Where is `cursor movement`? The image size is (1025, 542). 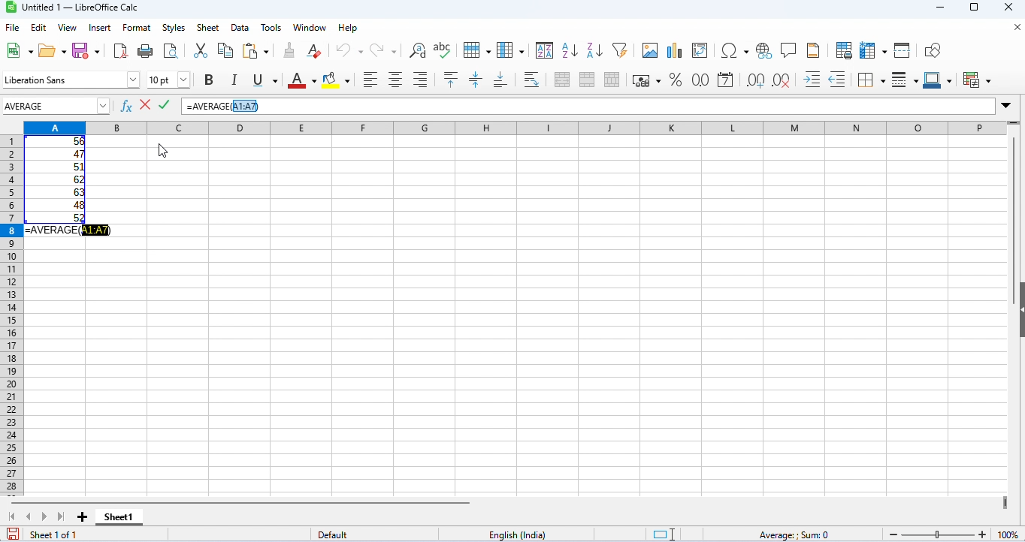
cursor movement is located at coordinates (164, 144).